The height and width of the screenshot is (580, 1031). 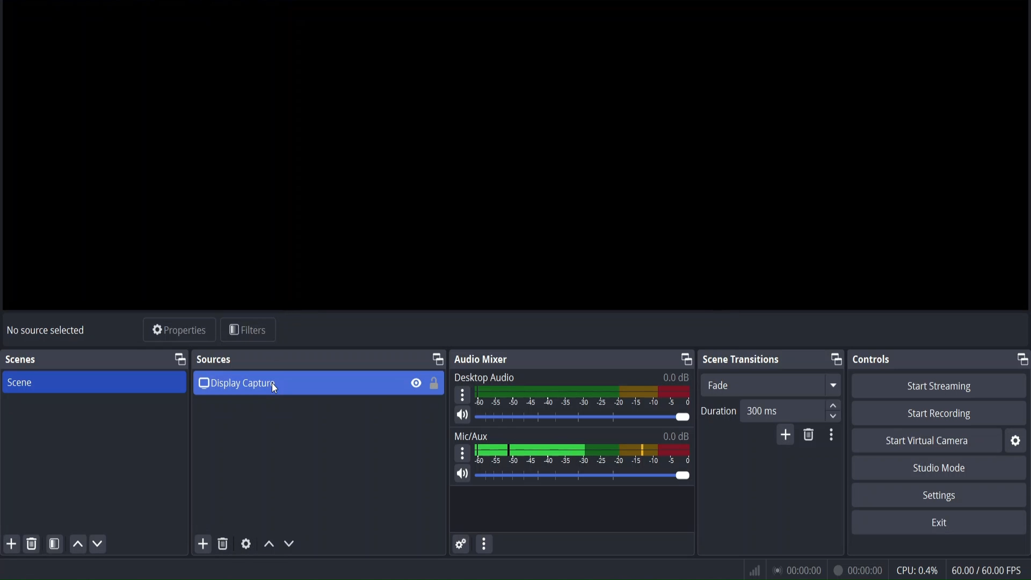 I want to click on desktop audio, so click(x=582, y=398).